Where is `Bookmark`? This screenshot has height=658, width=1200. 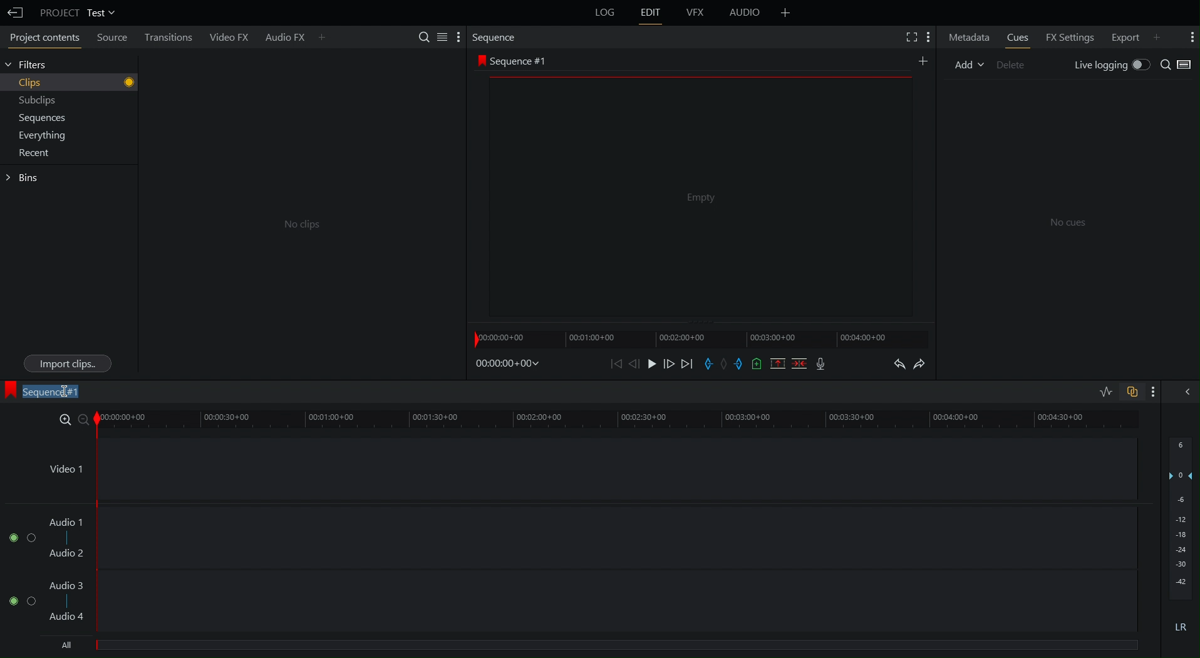 Bookmark is located at coordinates (757, 363).